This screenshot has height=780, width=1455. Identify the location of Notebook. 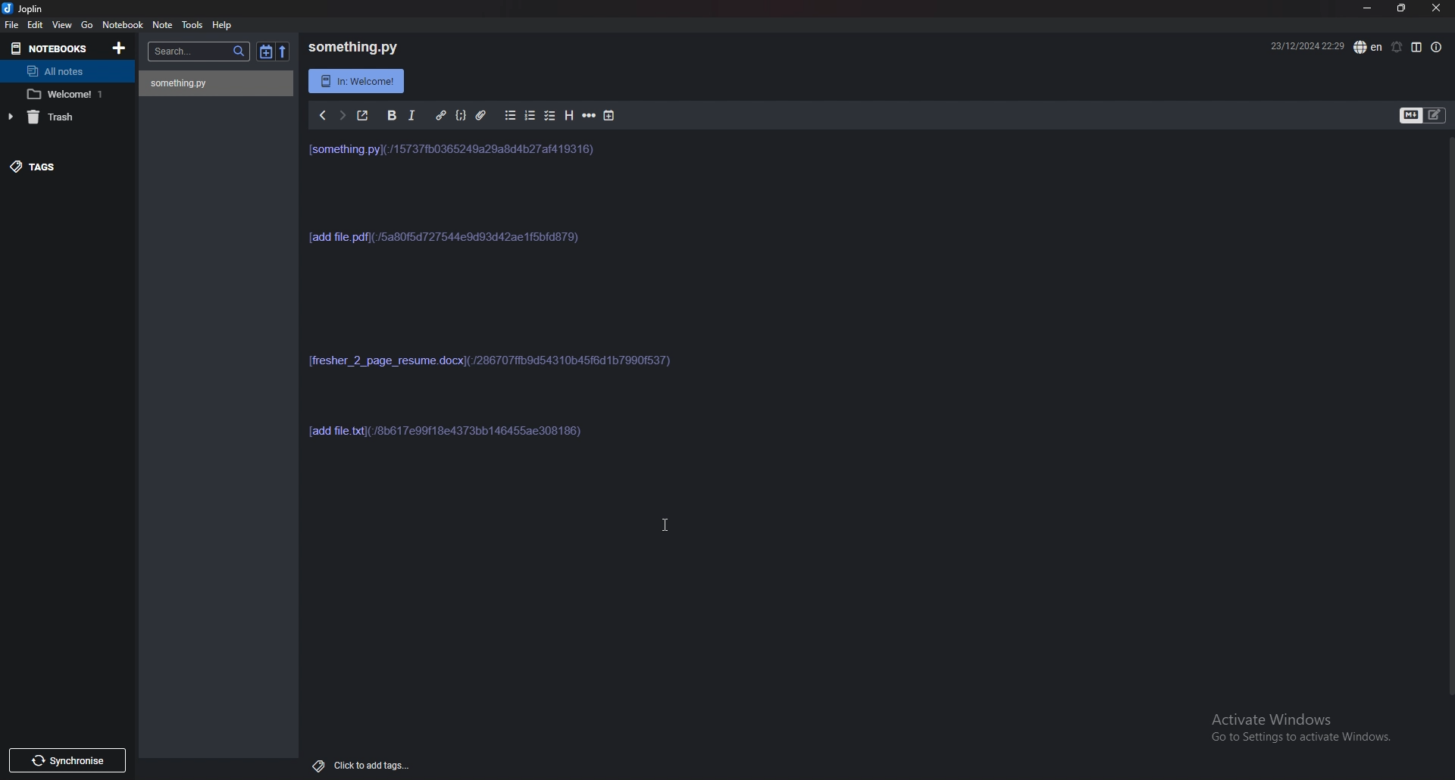
(122, 26).